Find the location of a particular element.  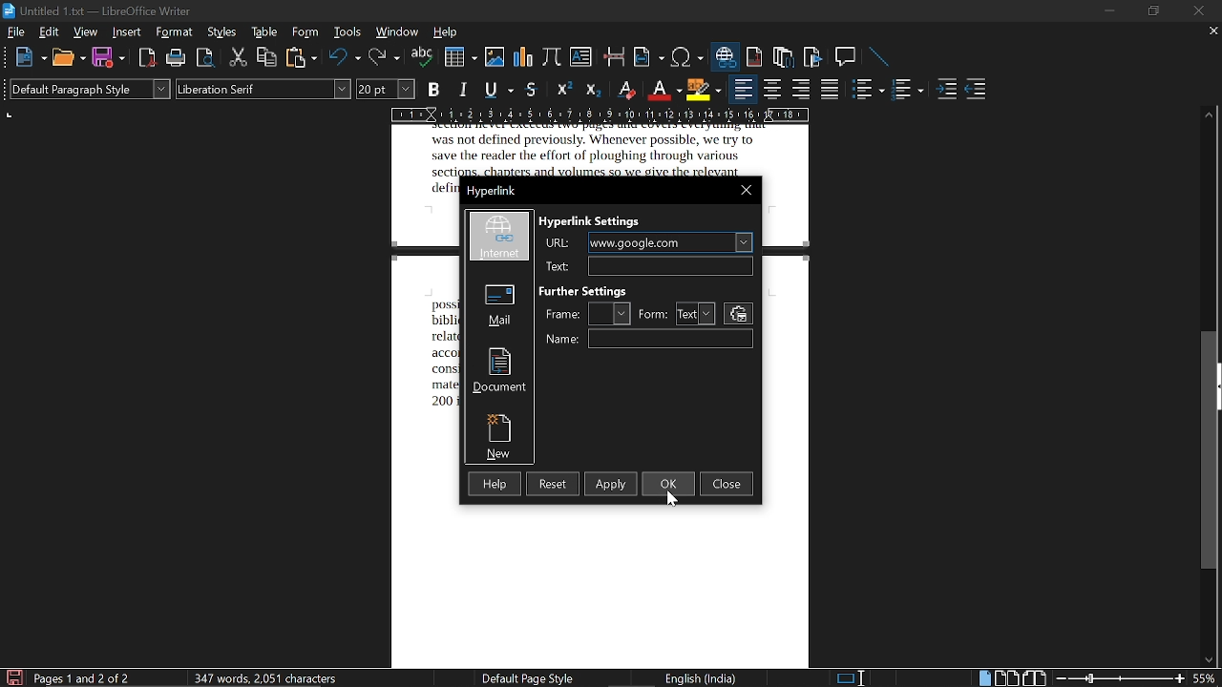

subscript is located at coordinates (596, 90).